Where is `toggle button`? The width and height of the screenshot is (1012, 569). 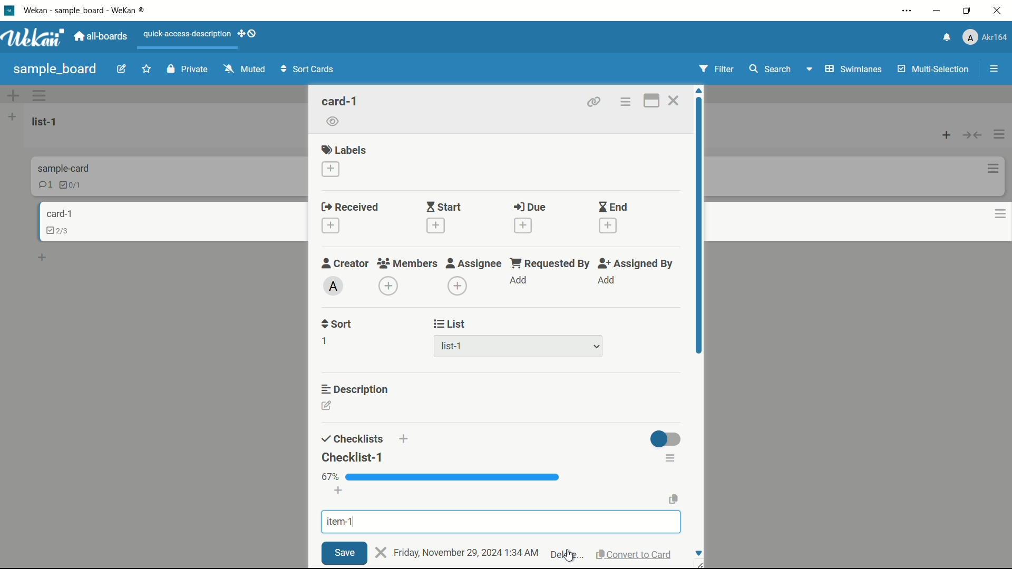
toggle button is located at coordinates (668, 439).